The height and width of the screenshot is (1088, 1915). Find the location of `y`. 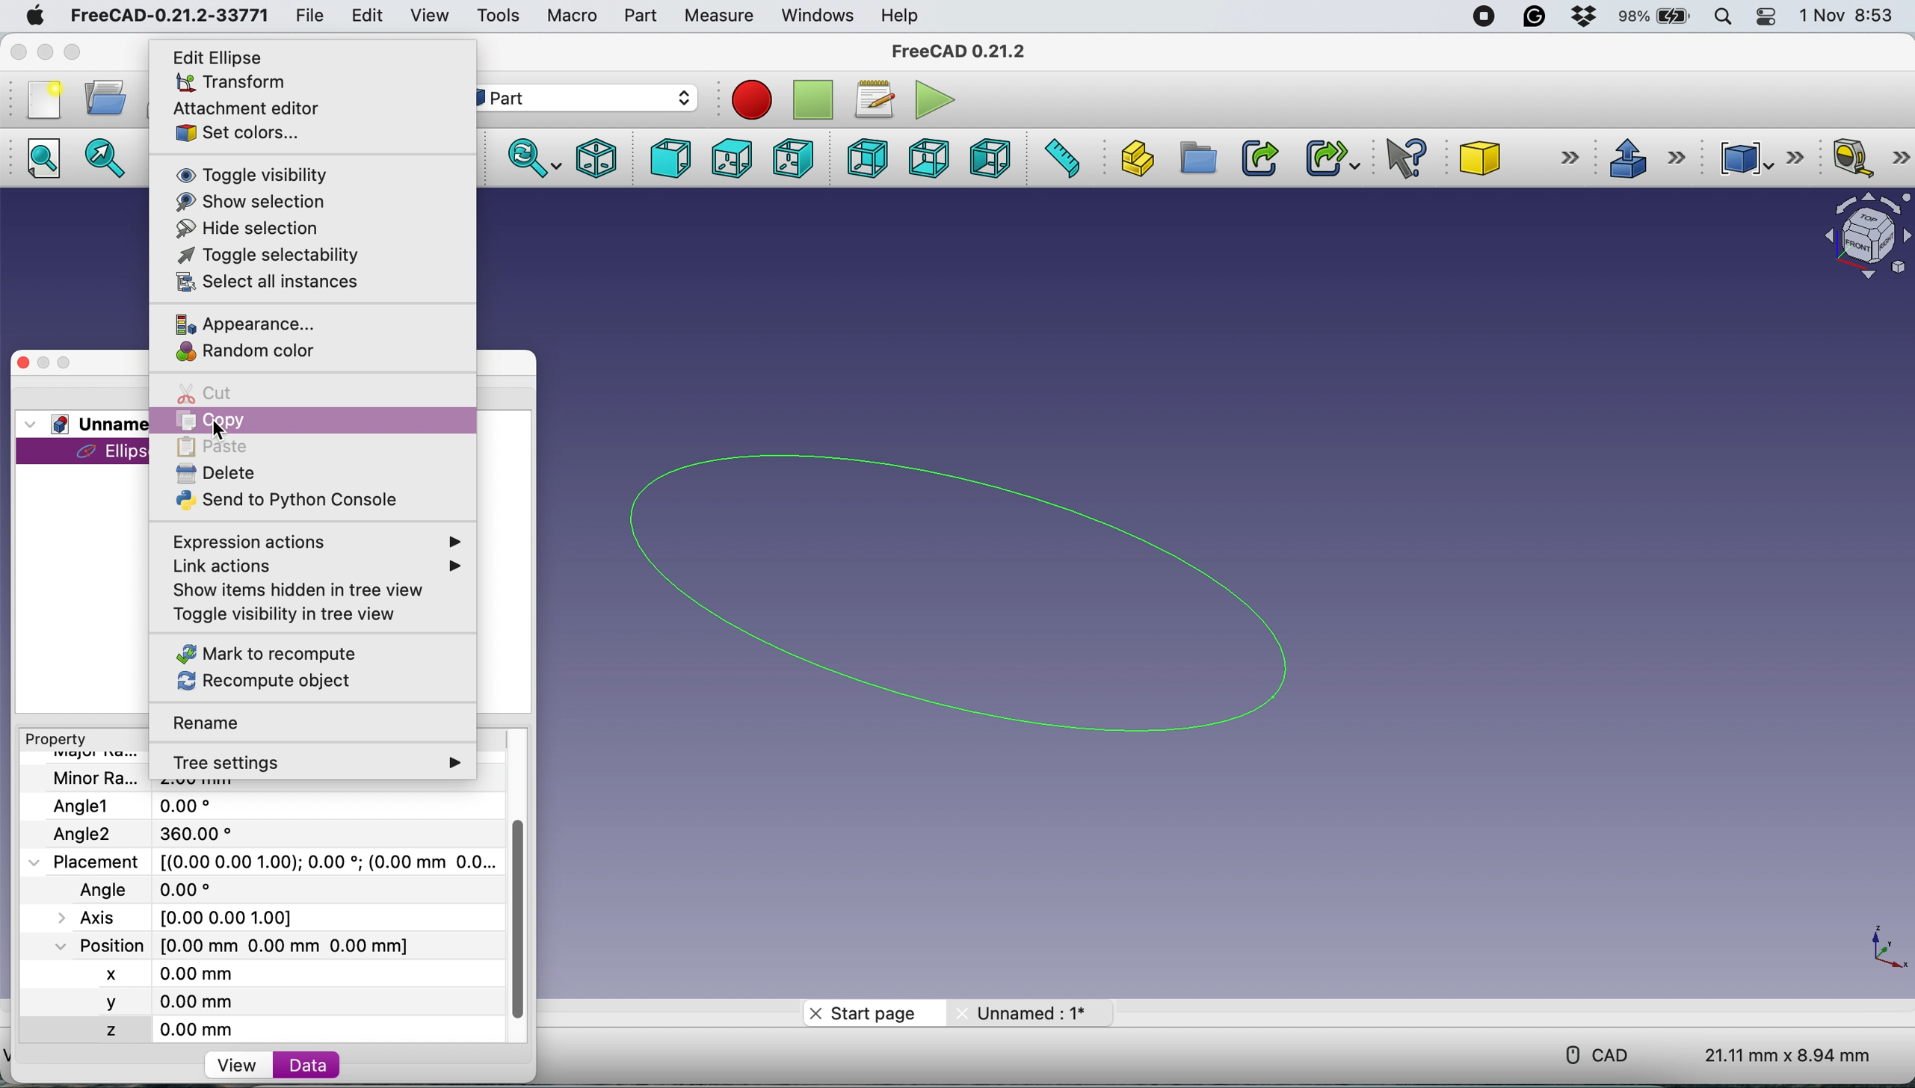

y is located at coordinates (144, 1002).